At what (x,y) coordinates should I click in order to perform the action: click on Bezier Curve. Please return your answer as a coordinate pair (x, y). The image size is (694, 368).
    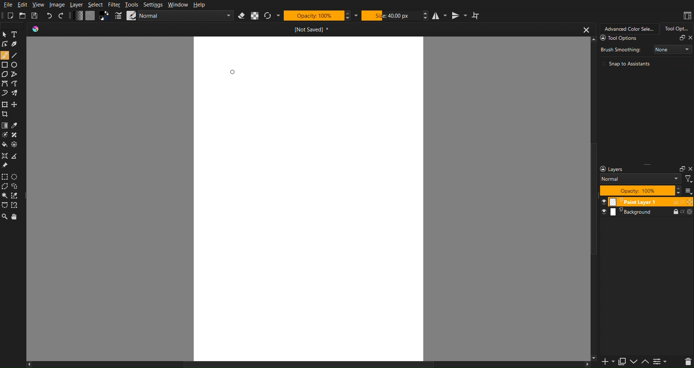
    Looking at the image, I should click on (18, 84).